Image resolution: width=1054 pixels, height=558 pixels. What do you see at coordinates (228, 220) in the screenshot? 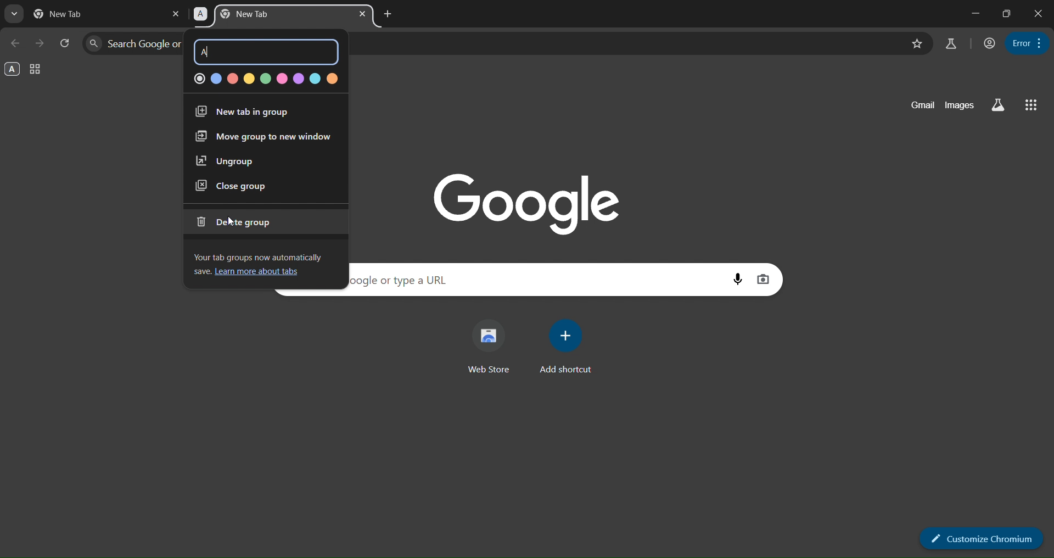
I see `cursor` at bounding box center [228, 220].